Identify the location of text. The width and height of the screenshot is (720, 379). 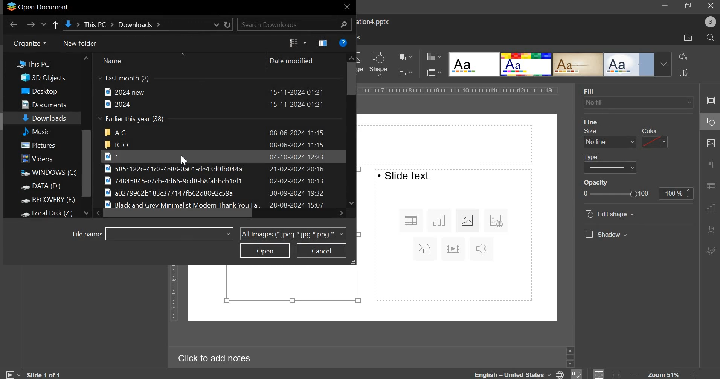
(404, 176).